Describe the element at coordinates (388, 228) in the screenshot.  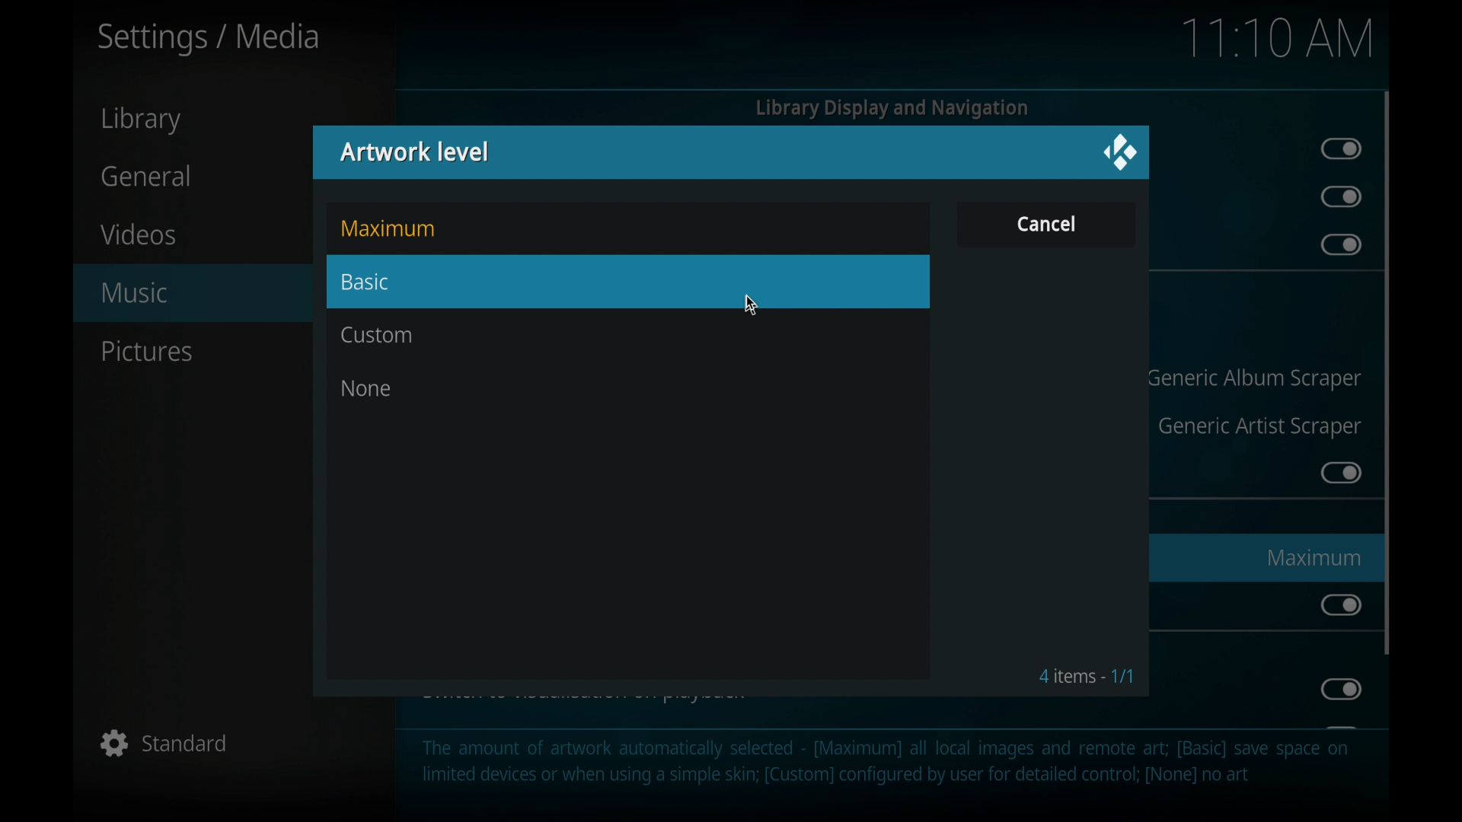
I see `maximum` at that location.